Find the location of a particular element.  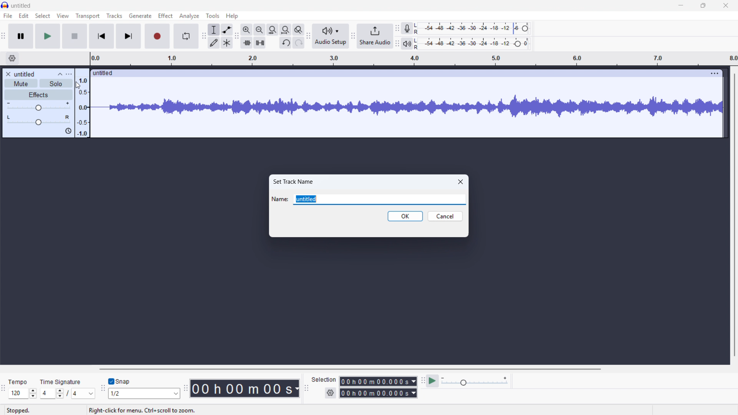

Time signature toolbar  is located at coordinates (4, 389).